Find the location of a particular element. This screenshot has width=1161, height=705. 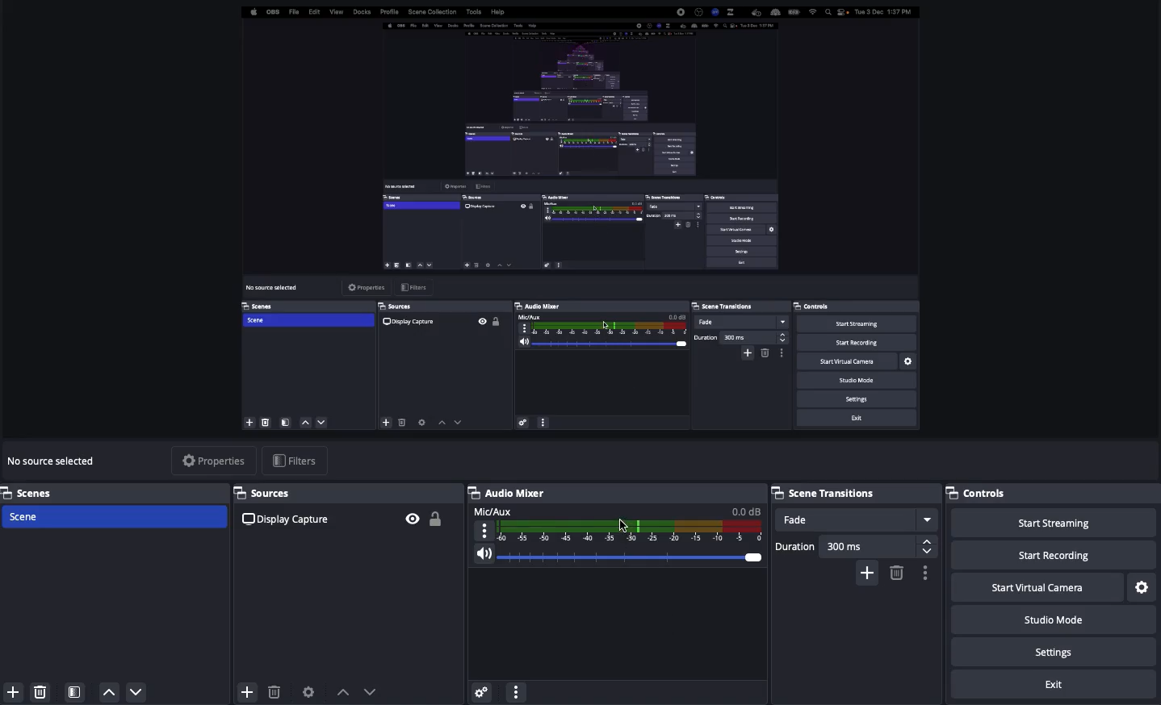

Move down is located at coordinates (371, 691).